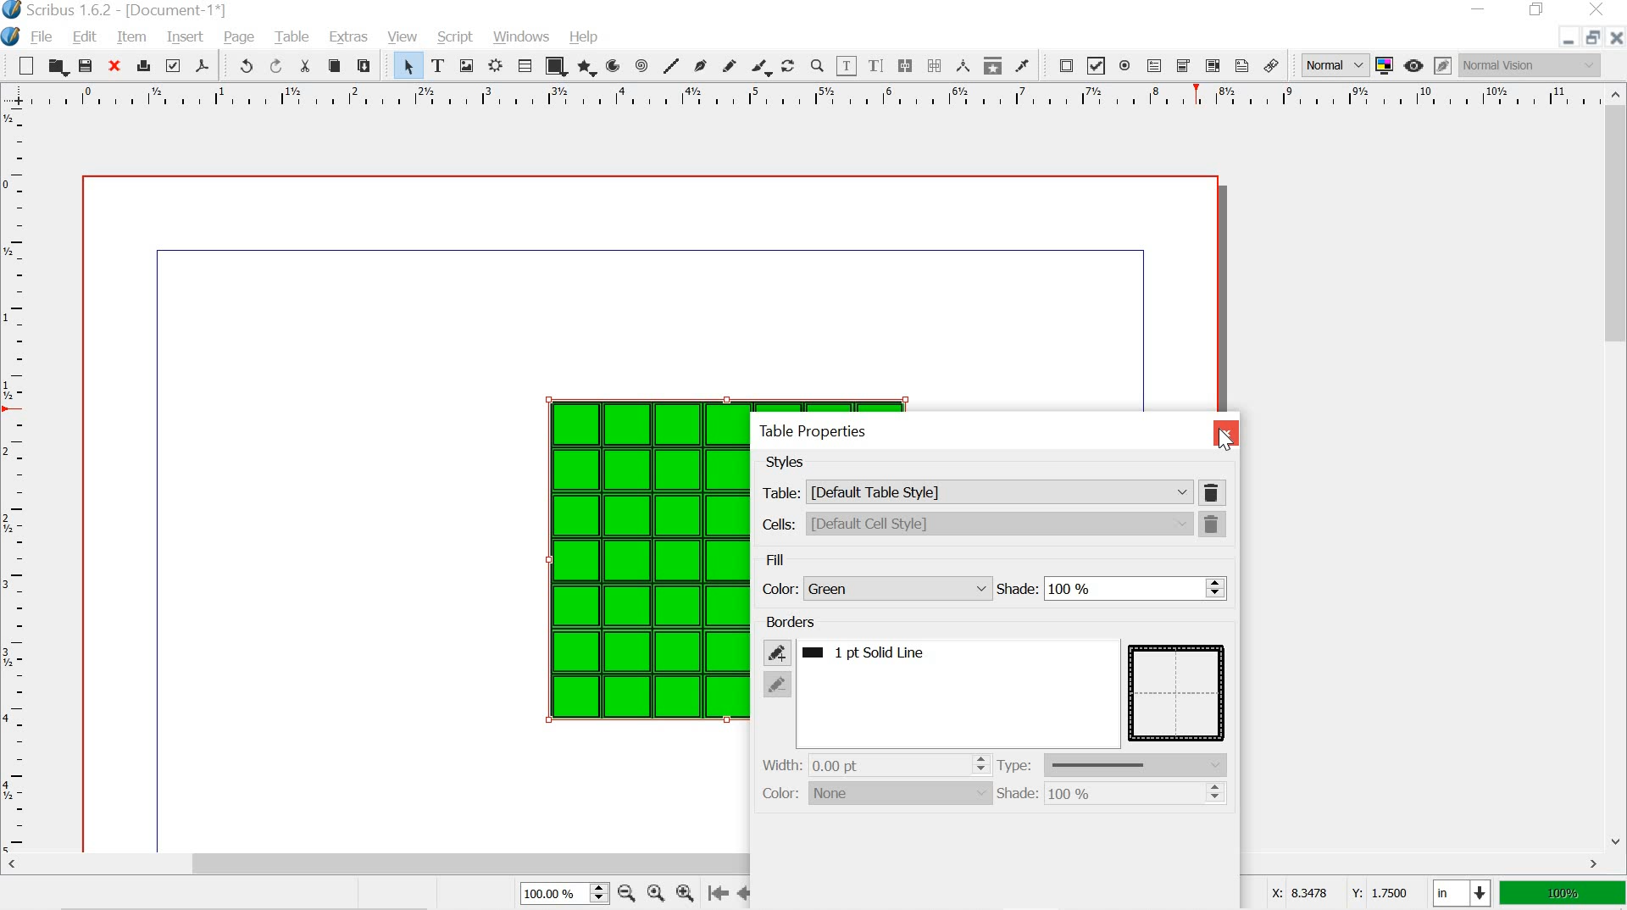  Describe the element at coordinates (586, 65) in the screenshot. I see `polygon` at that location.